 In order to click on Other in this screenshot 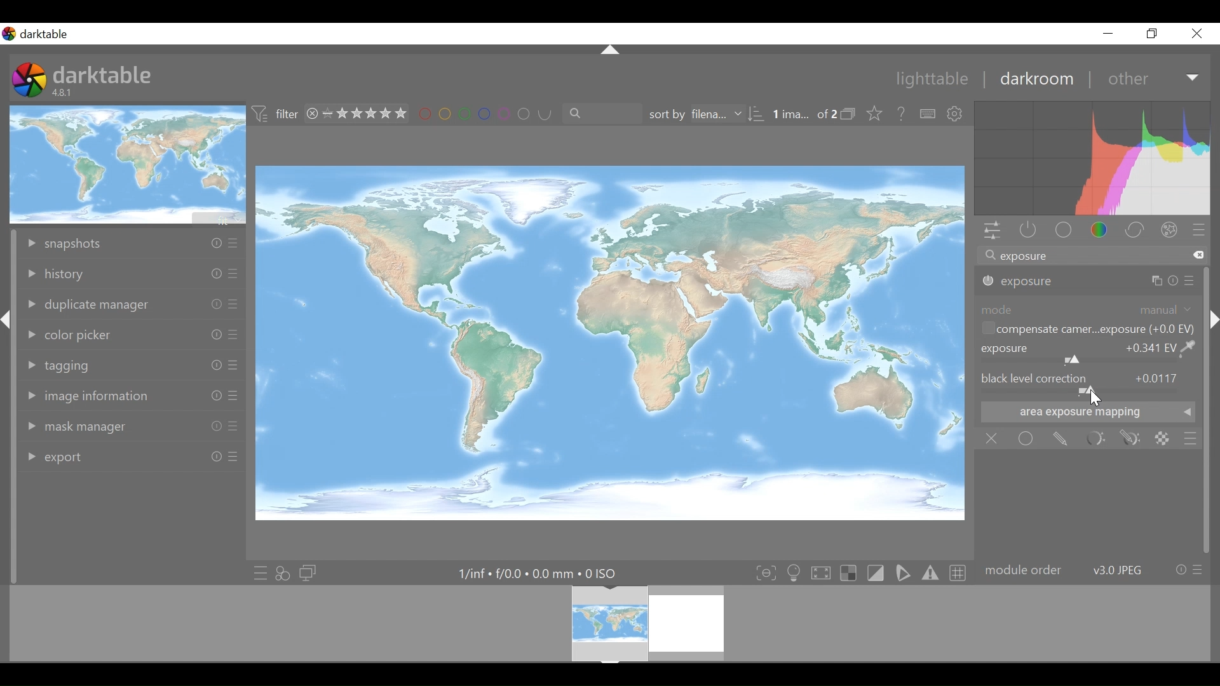, I will do `click(1153, 77)`.